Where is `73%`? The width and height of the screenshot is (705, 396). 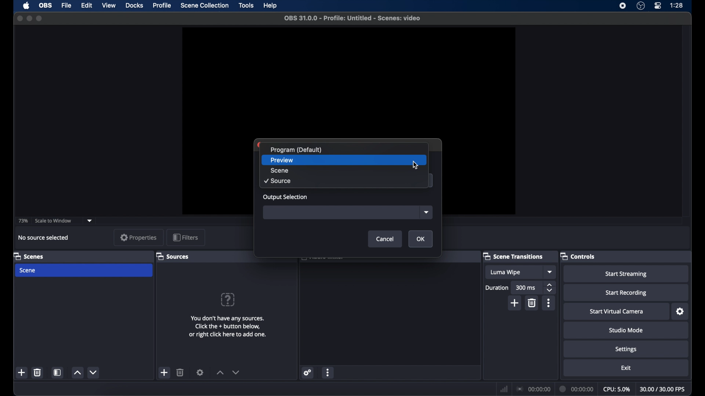
73% is located at coordinates (23, 220).